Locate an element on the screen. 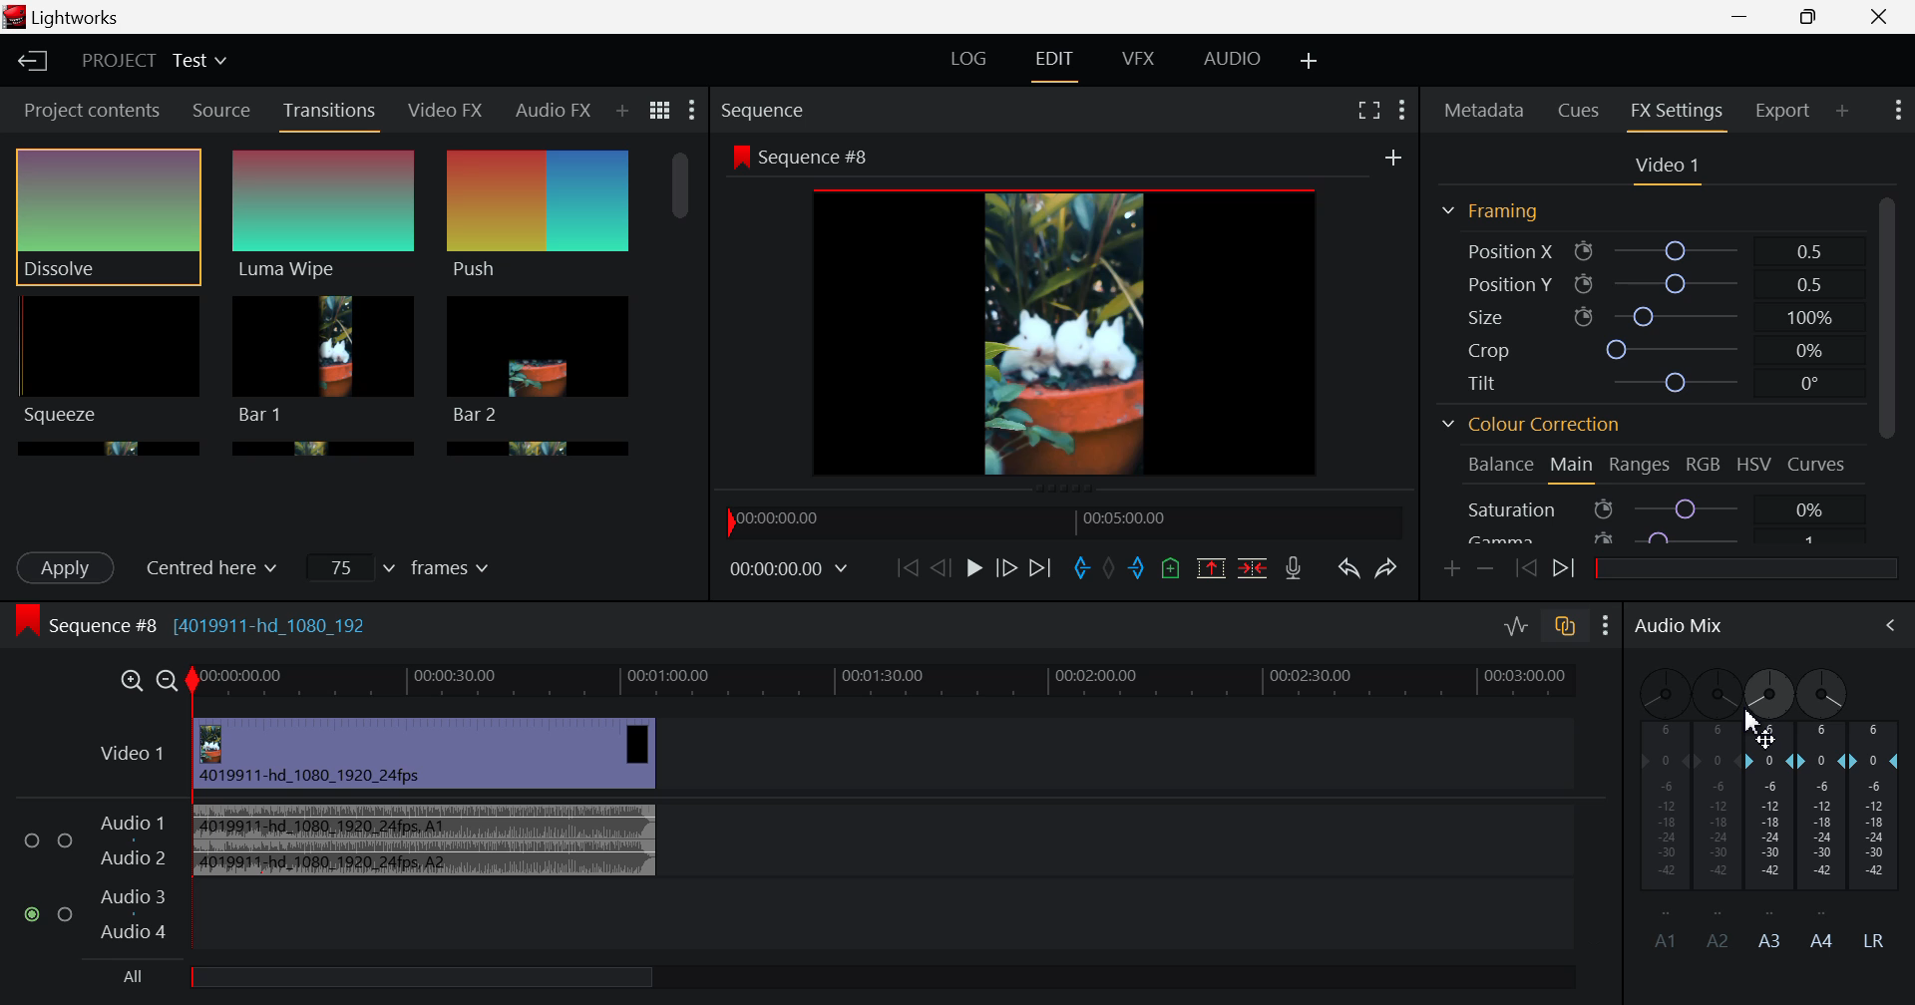  Toggle audio levels editing is located at coordinates (1515, 629).